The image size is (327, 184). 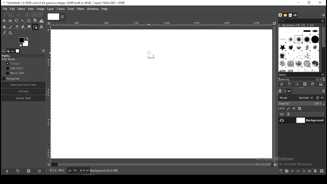 I want to click on help, so click(x=105, y=8).